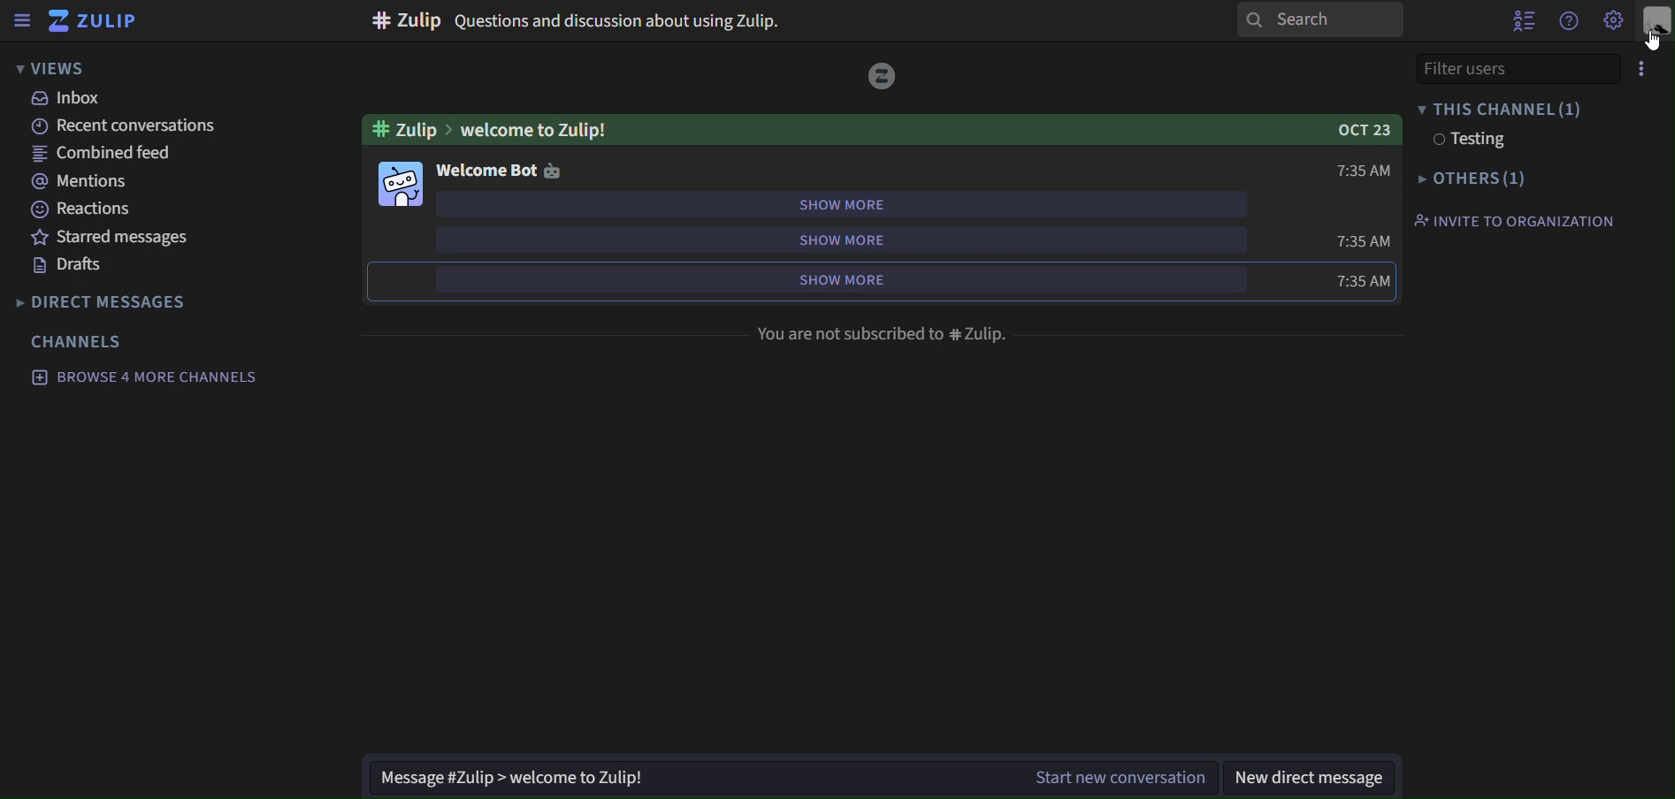  What do you see at coordinates (76, 183) in the screenshot?
I see `mentions` at bounding box center [76, 183].